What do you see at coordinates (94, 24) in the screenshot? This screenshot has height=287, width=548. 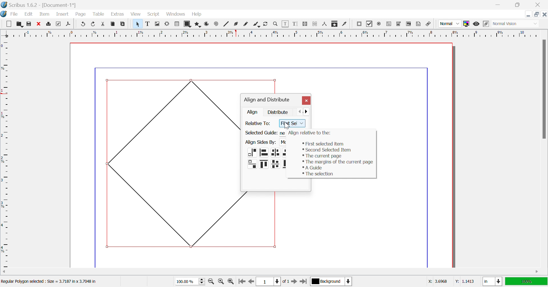 I see `Redo` at bounding box center [94, 24].